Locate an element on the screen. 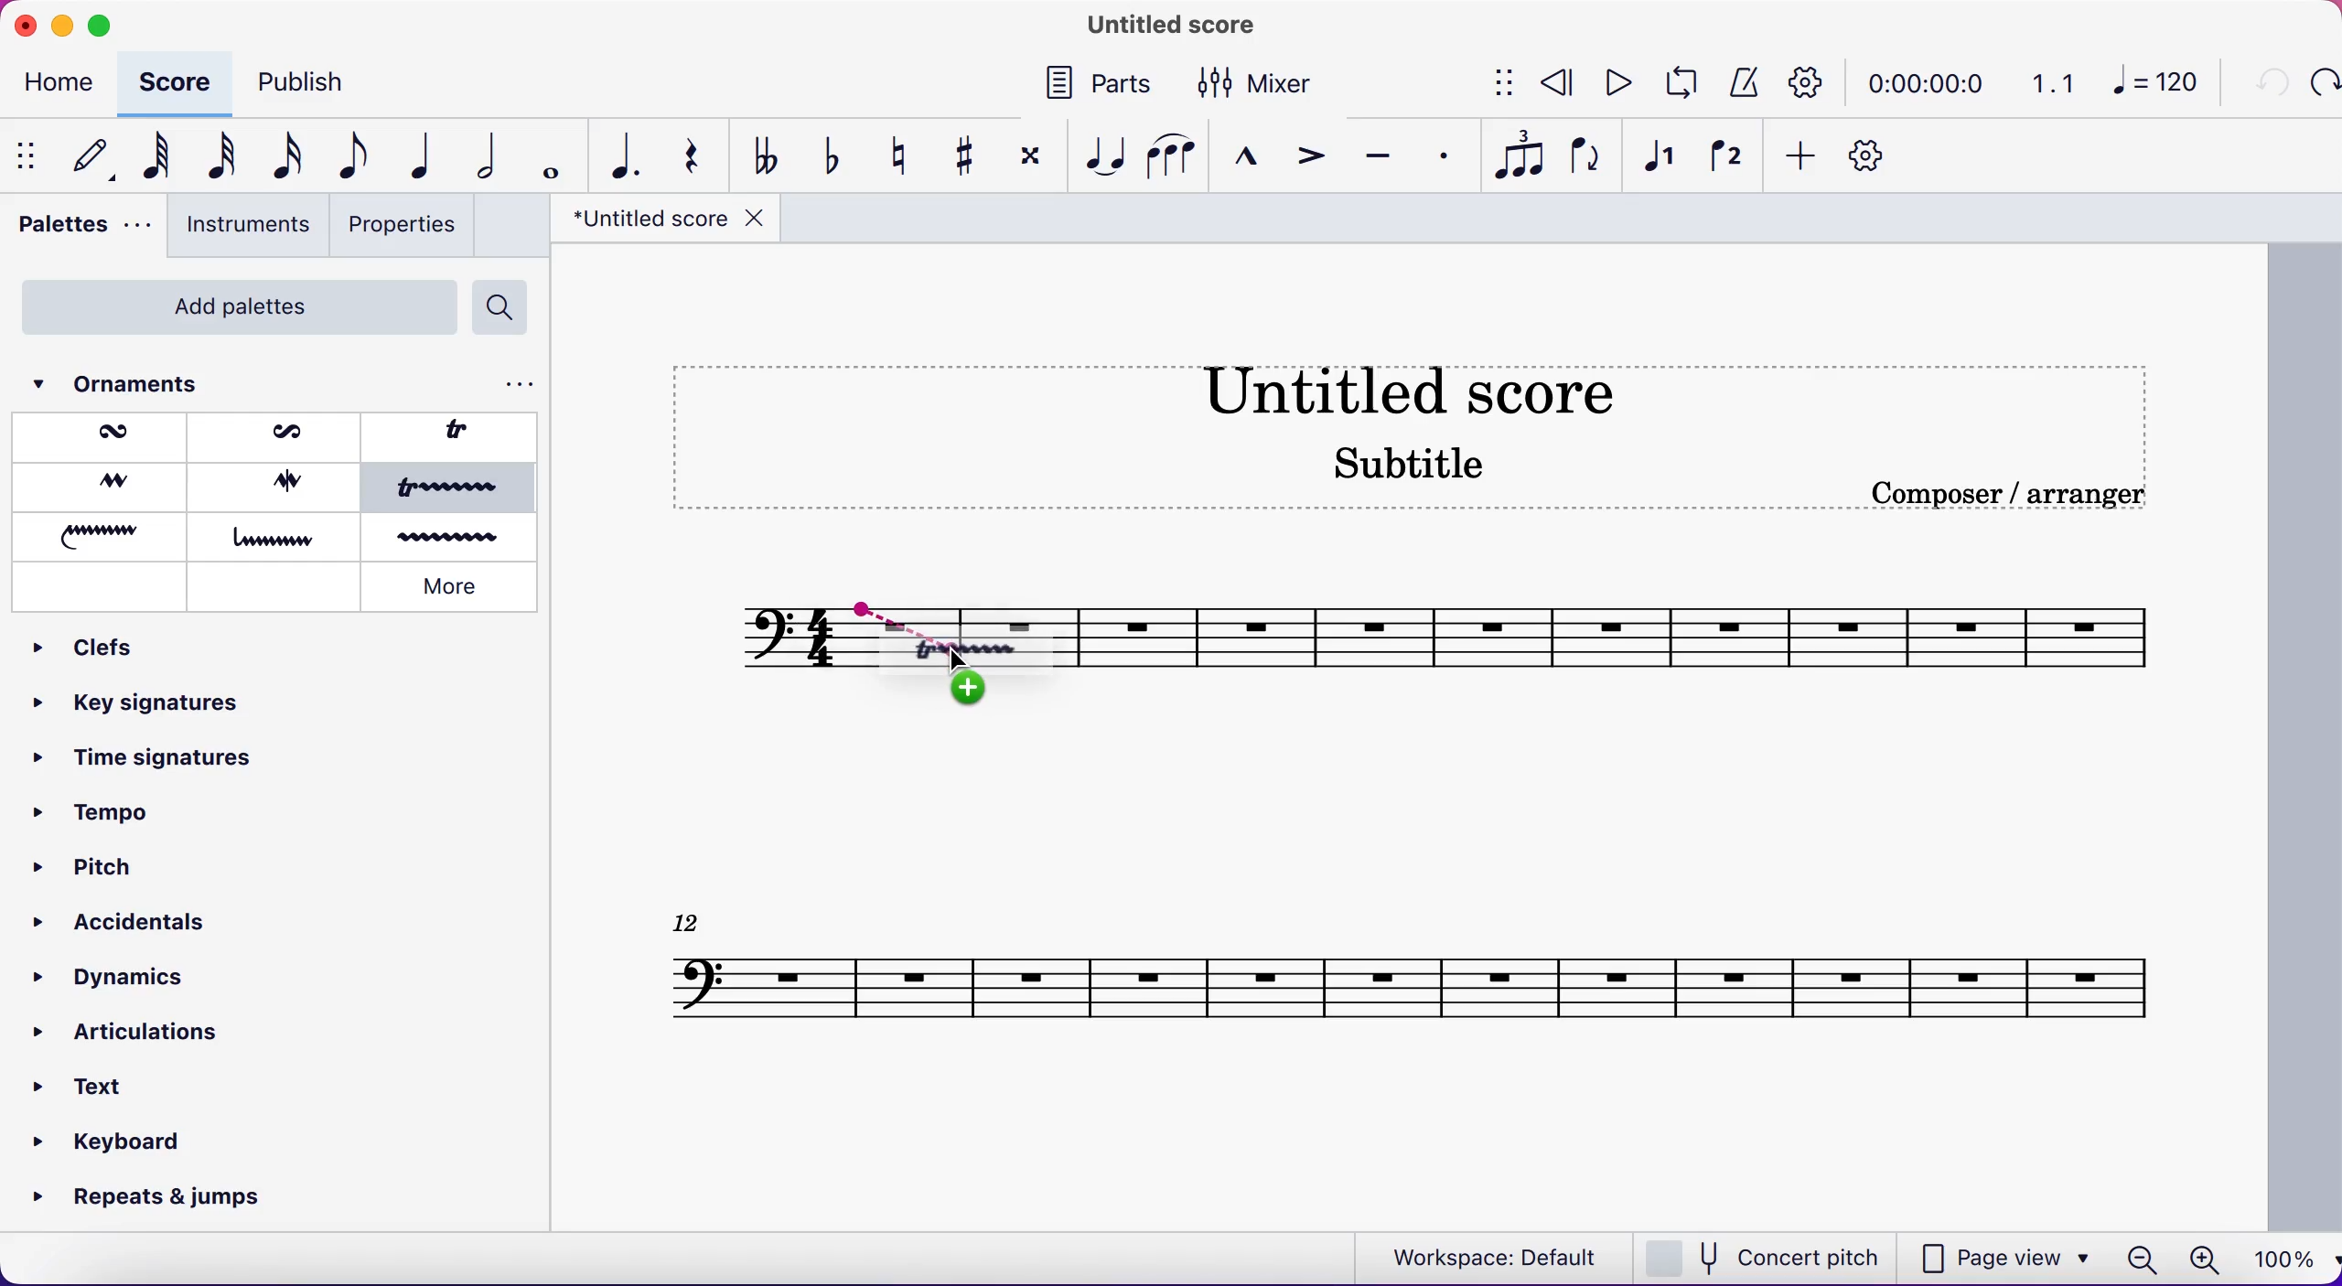 The image size is (2342, 1286). 32nd note is located at coordinates (212, 157).